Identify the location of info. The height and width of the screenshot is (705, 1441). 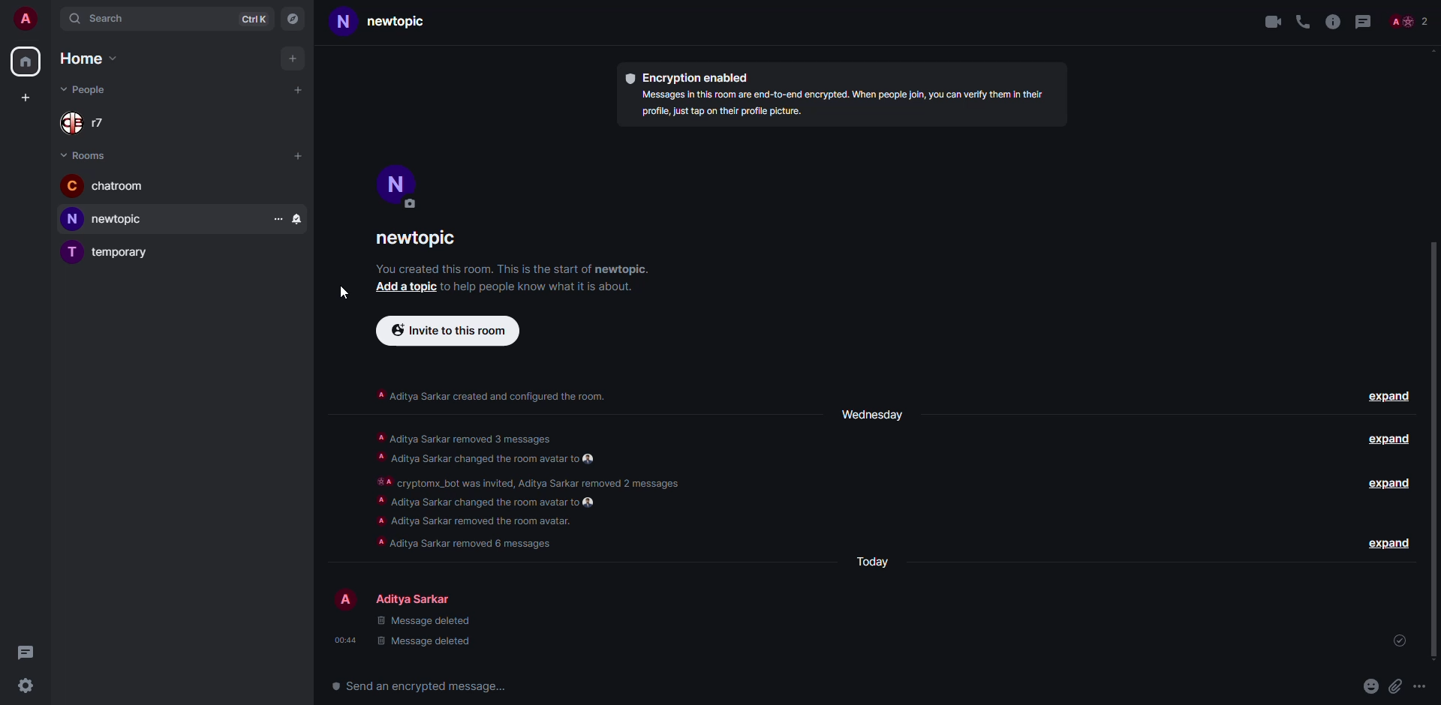
(844, 105).